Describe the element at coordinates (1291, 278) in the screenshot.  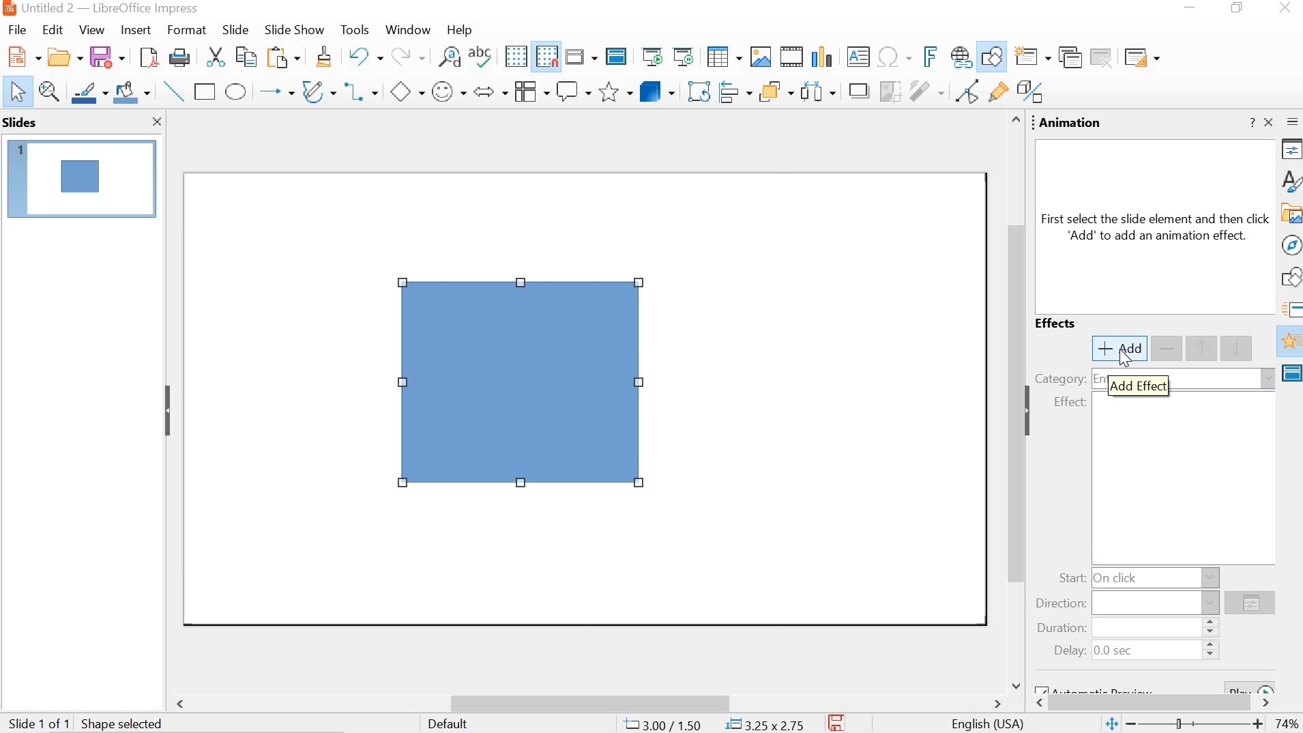
I see `shapes` at that location.